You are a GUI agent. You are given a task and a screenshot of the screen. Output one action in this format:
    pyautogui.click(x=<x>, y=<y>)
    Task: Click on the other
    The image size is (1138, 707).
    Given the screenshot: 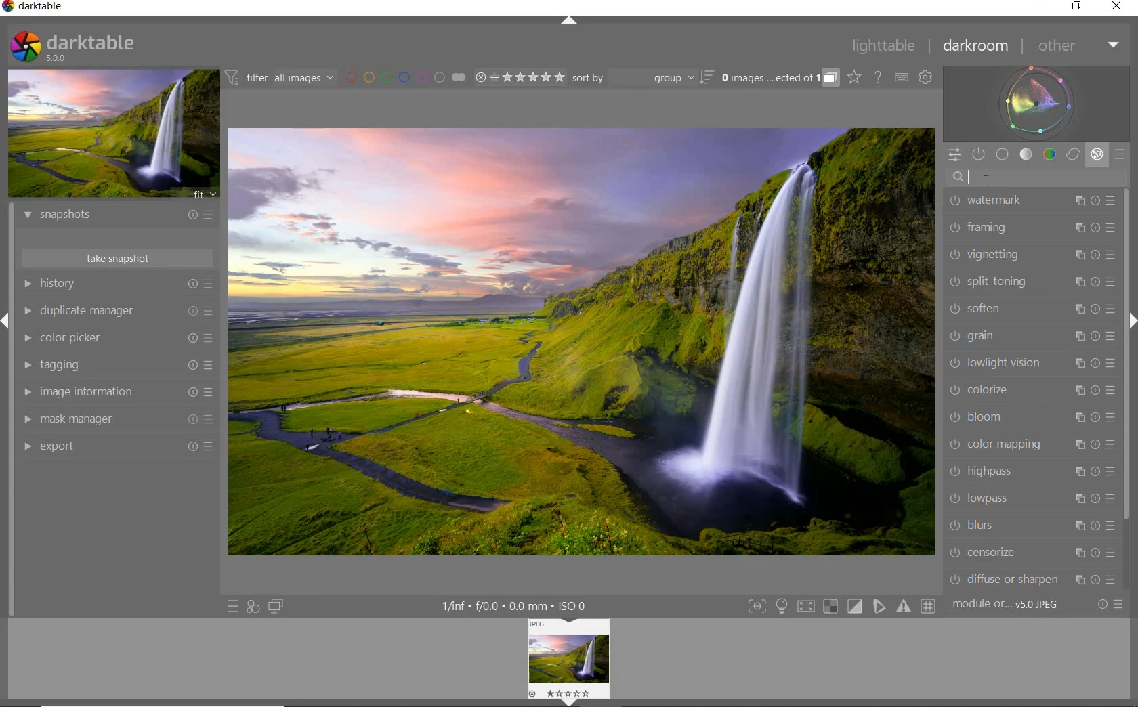 What is the action you would take?
    pyautogui.click(x=1076, y=45)
    